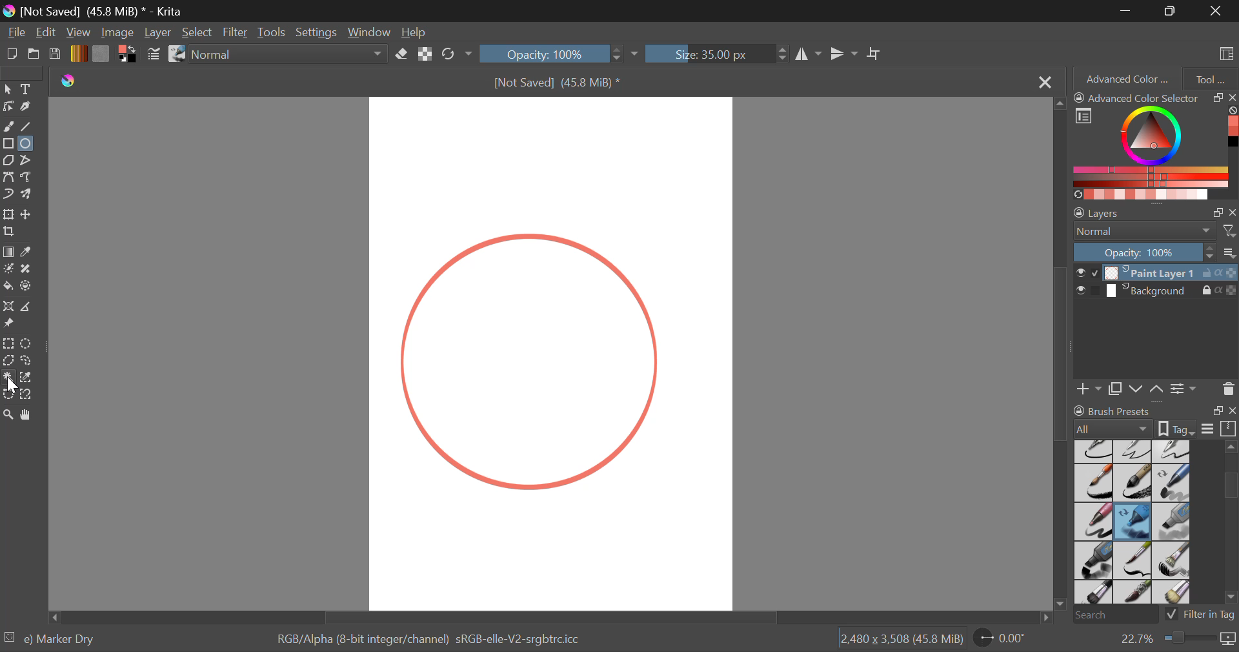  I want to click on Help, so click(416, 34).